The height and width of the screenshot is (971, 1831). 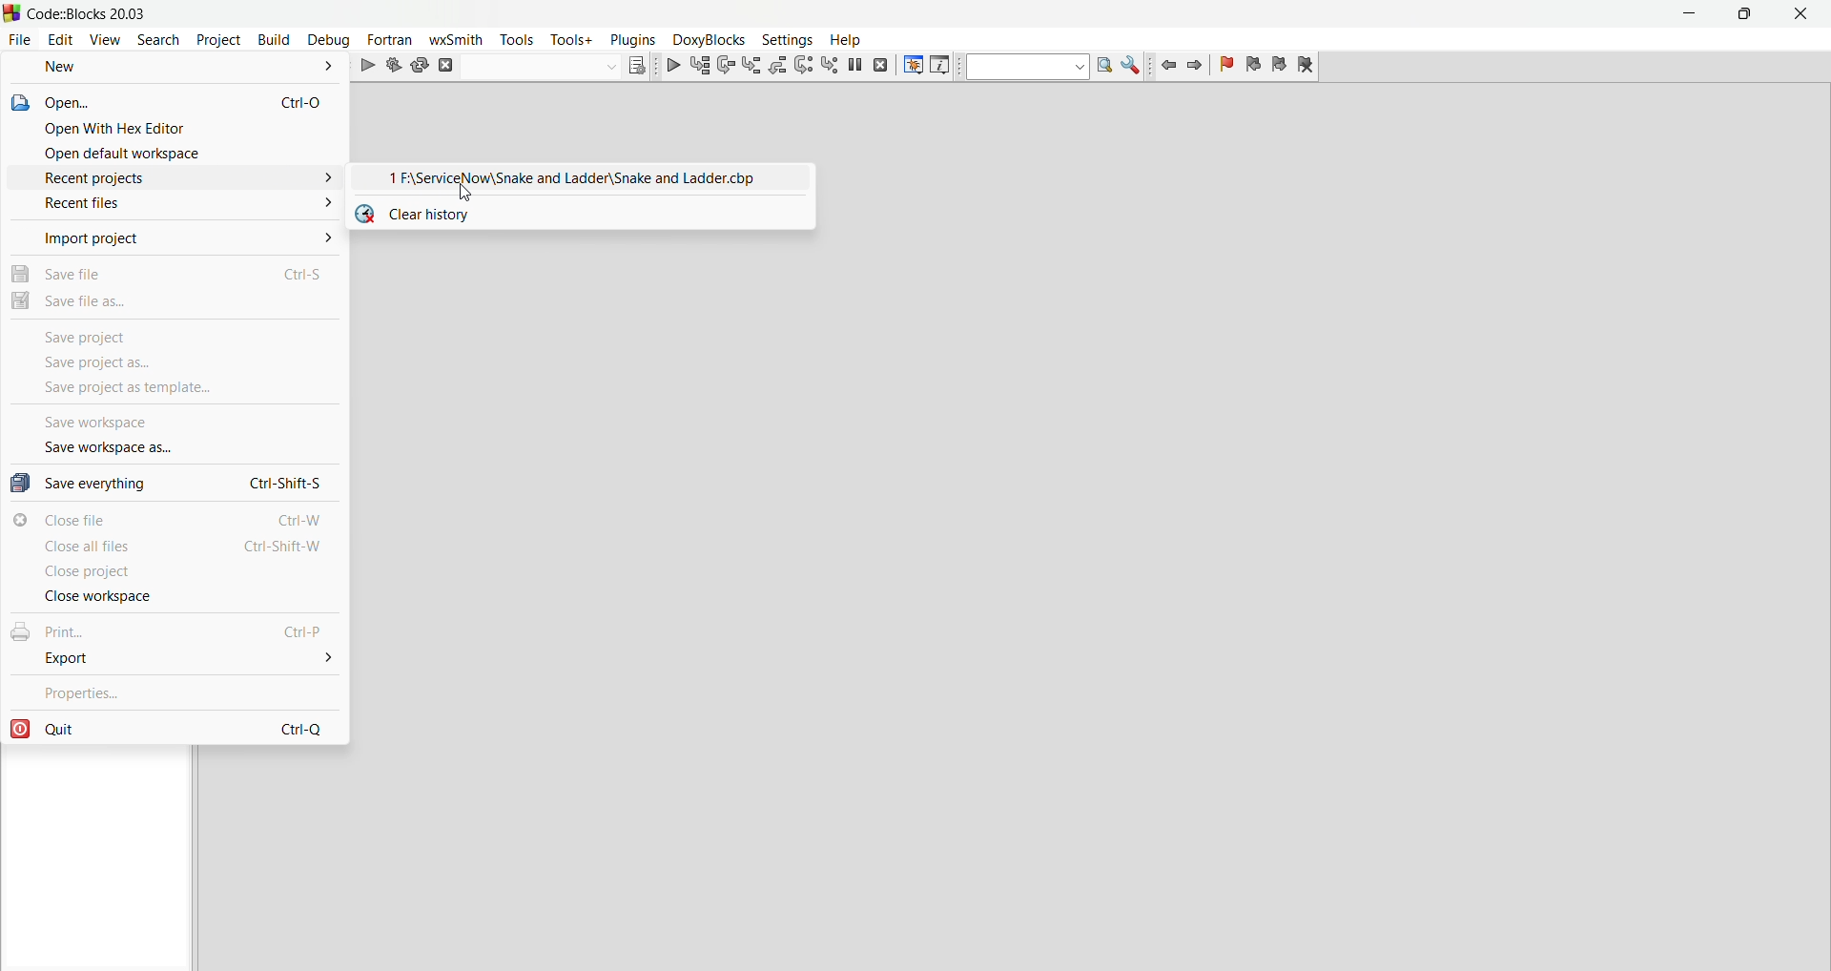 I want to click on run search , so click(x=1104, y=68).